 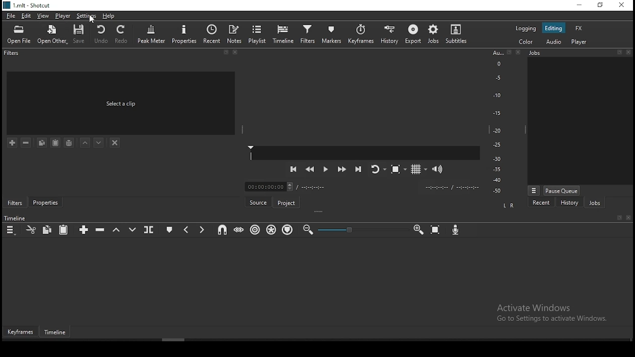 What do you see at coordinates (235, 34) in the screenshot?
I see `notes` at bounding box center [235, 34].